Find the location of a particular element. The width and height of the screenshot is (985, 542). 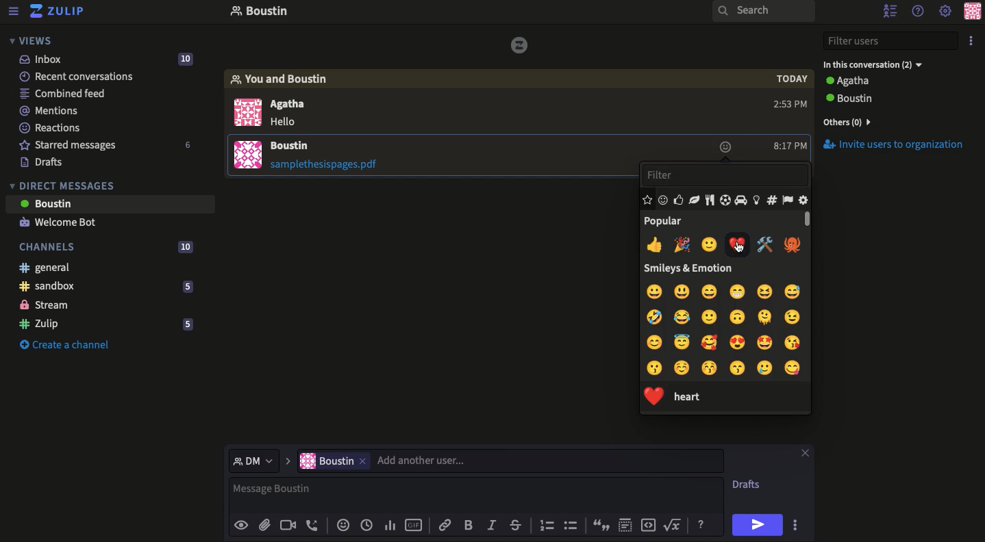

grinning face with smiling is located at coordinates (738, 292).